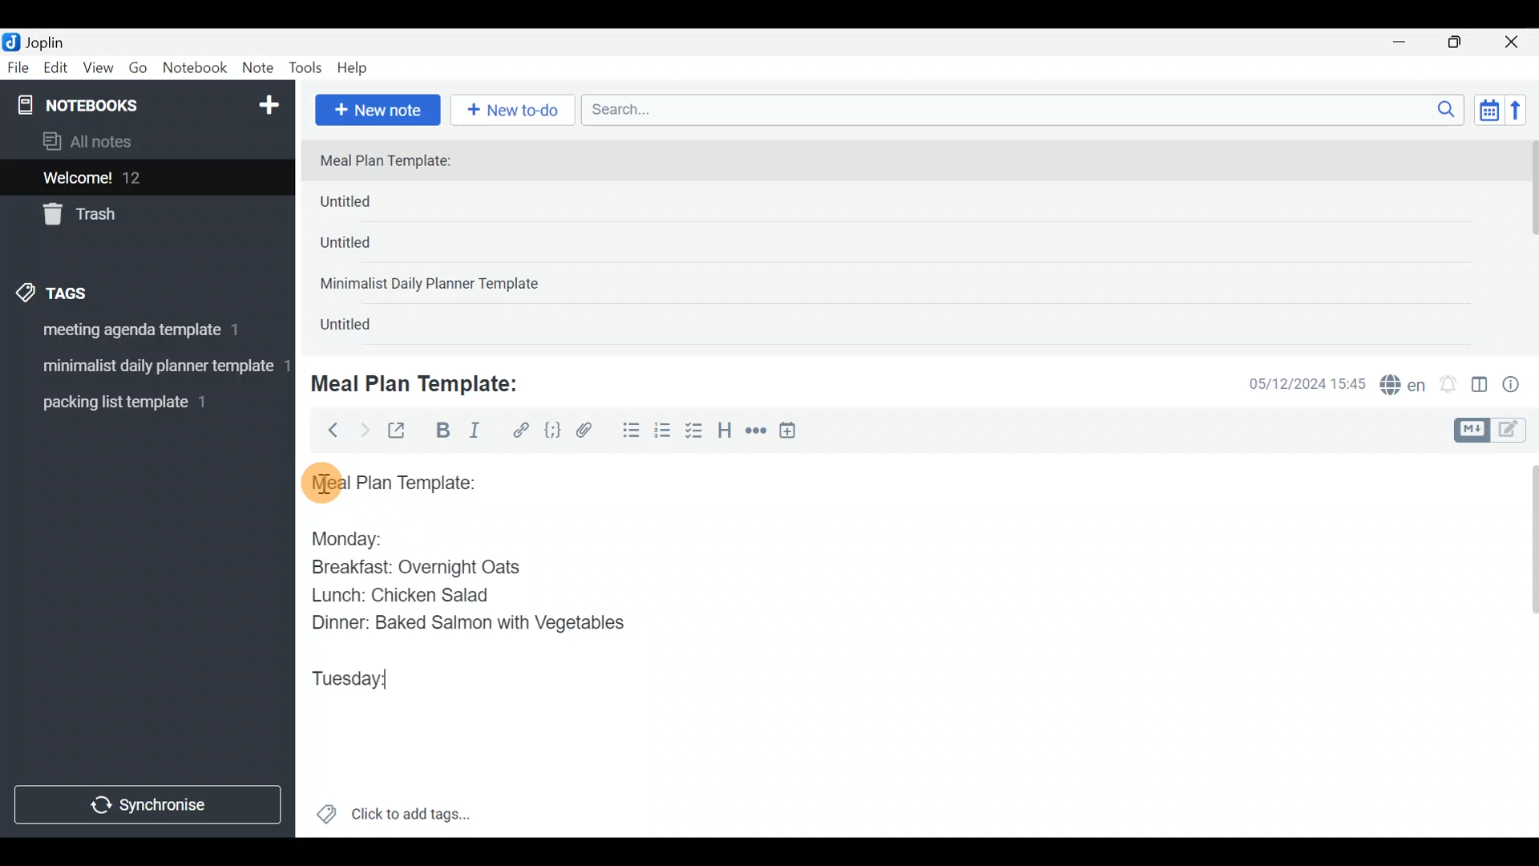 Image resolution: width=1539 pixels, height=866 pixels. Describe the element at coordinates (464, 621) in the screenshot. I see `Dinner: Baked Salmon with Vegetables` at that location.